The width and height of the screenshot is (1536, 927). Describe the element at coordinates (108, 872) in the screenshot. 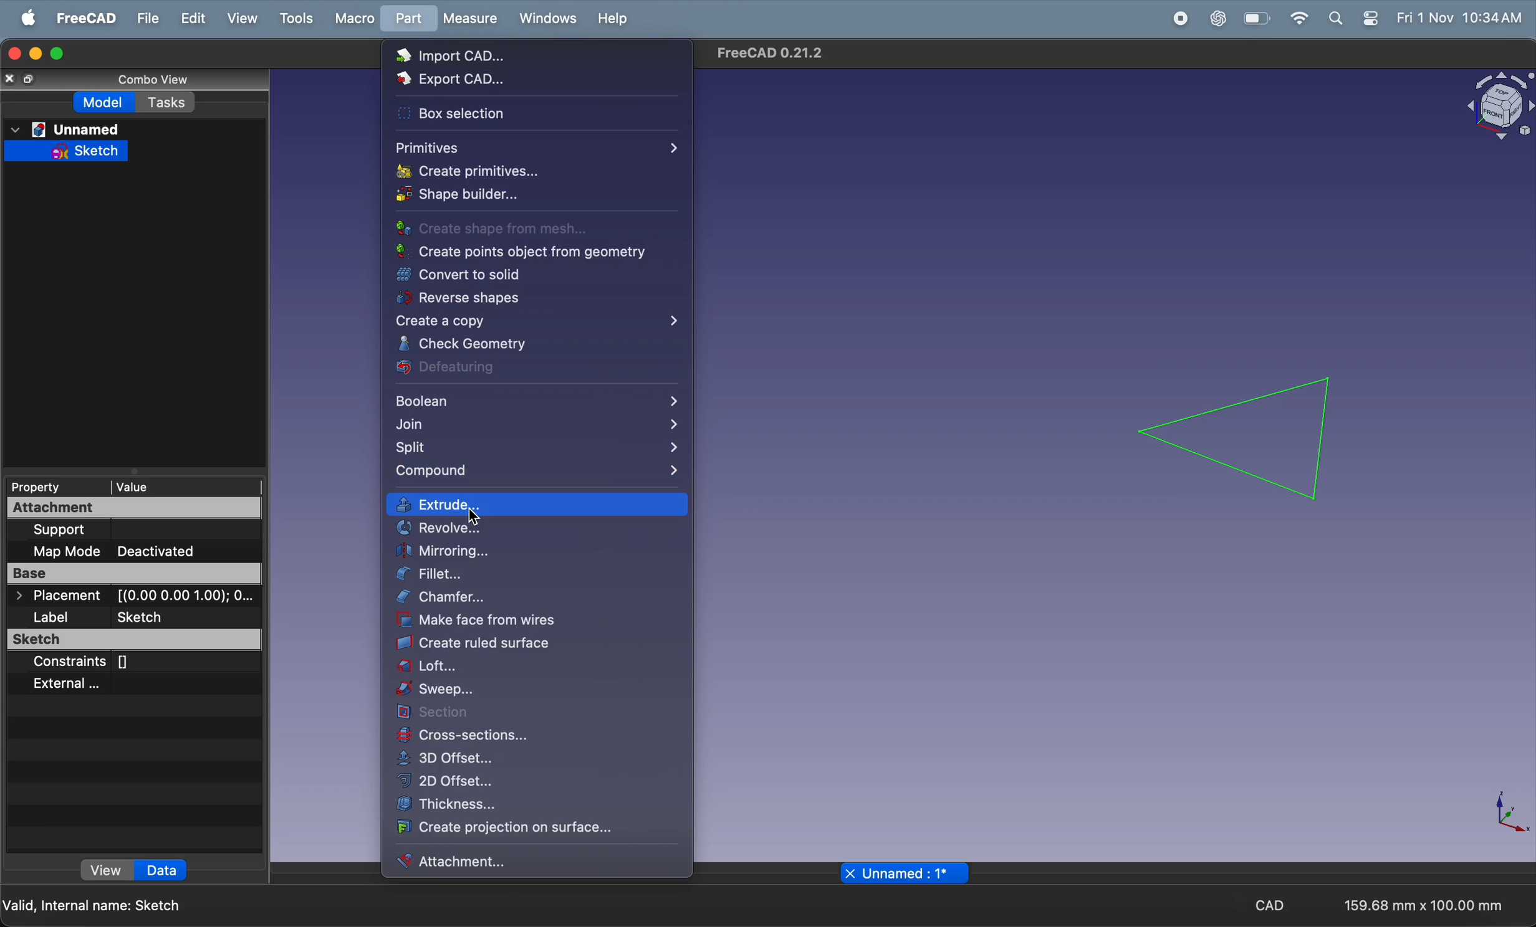

I see `view` at that location.